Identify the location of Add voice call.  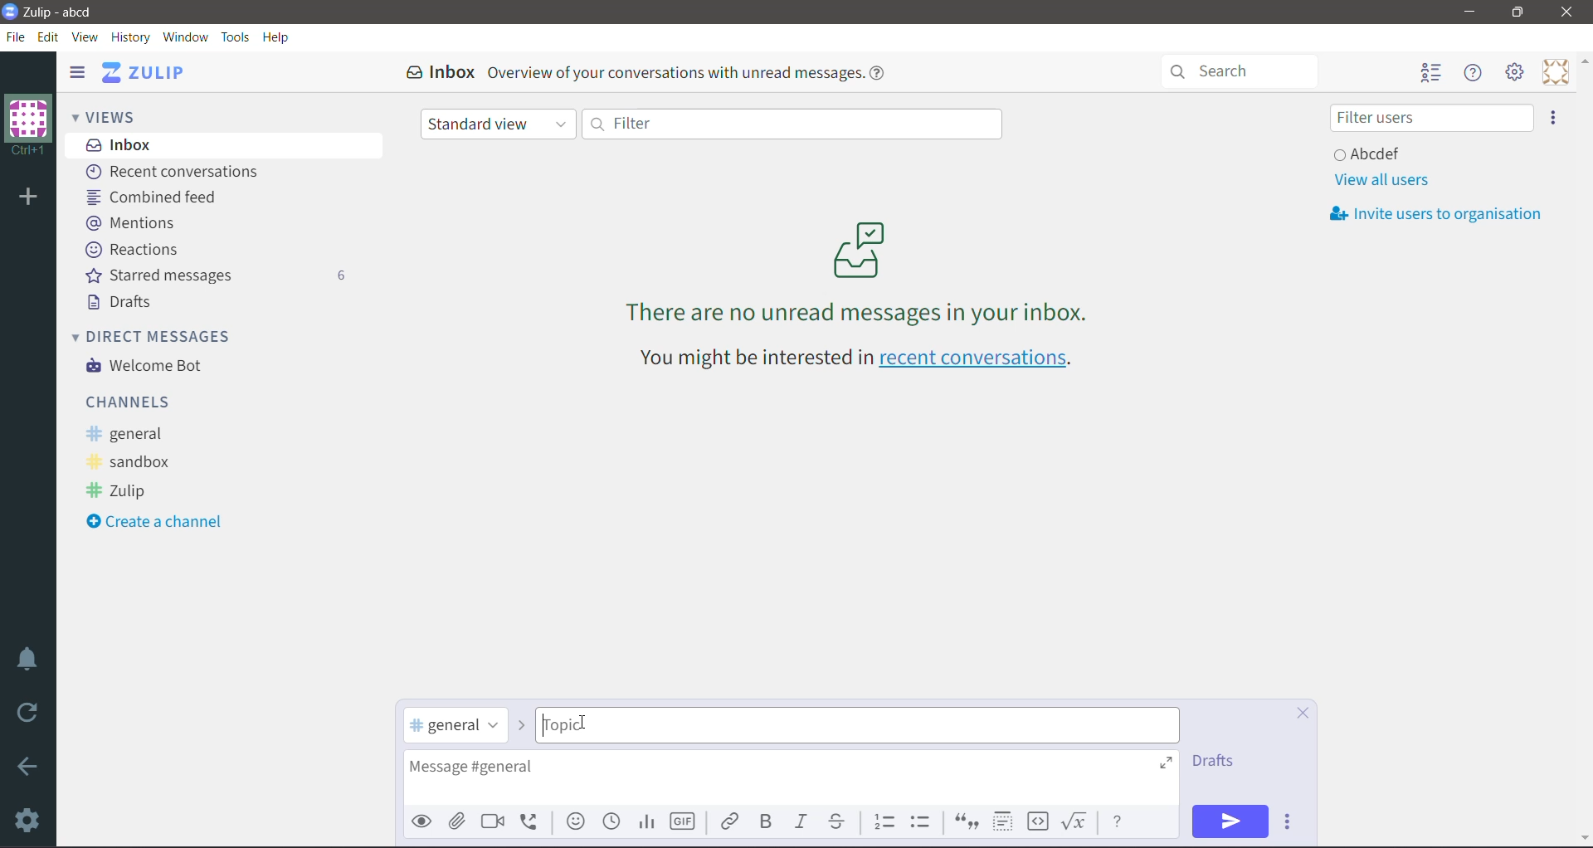
(534, 821).